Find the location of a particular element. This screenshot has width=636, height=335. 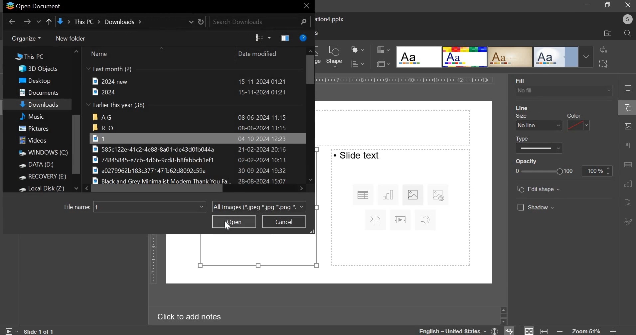

spell check is located at coordinates (510, 331).